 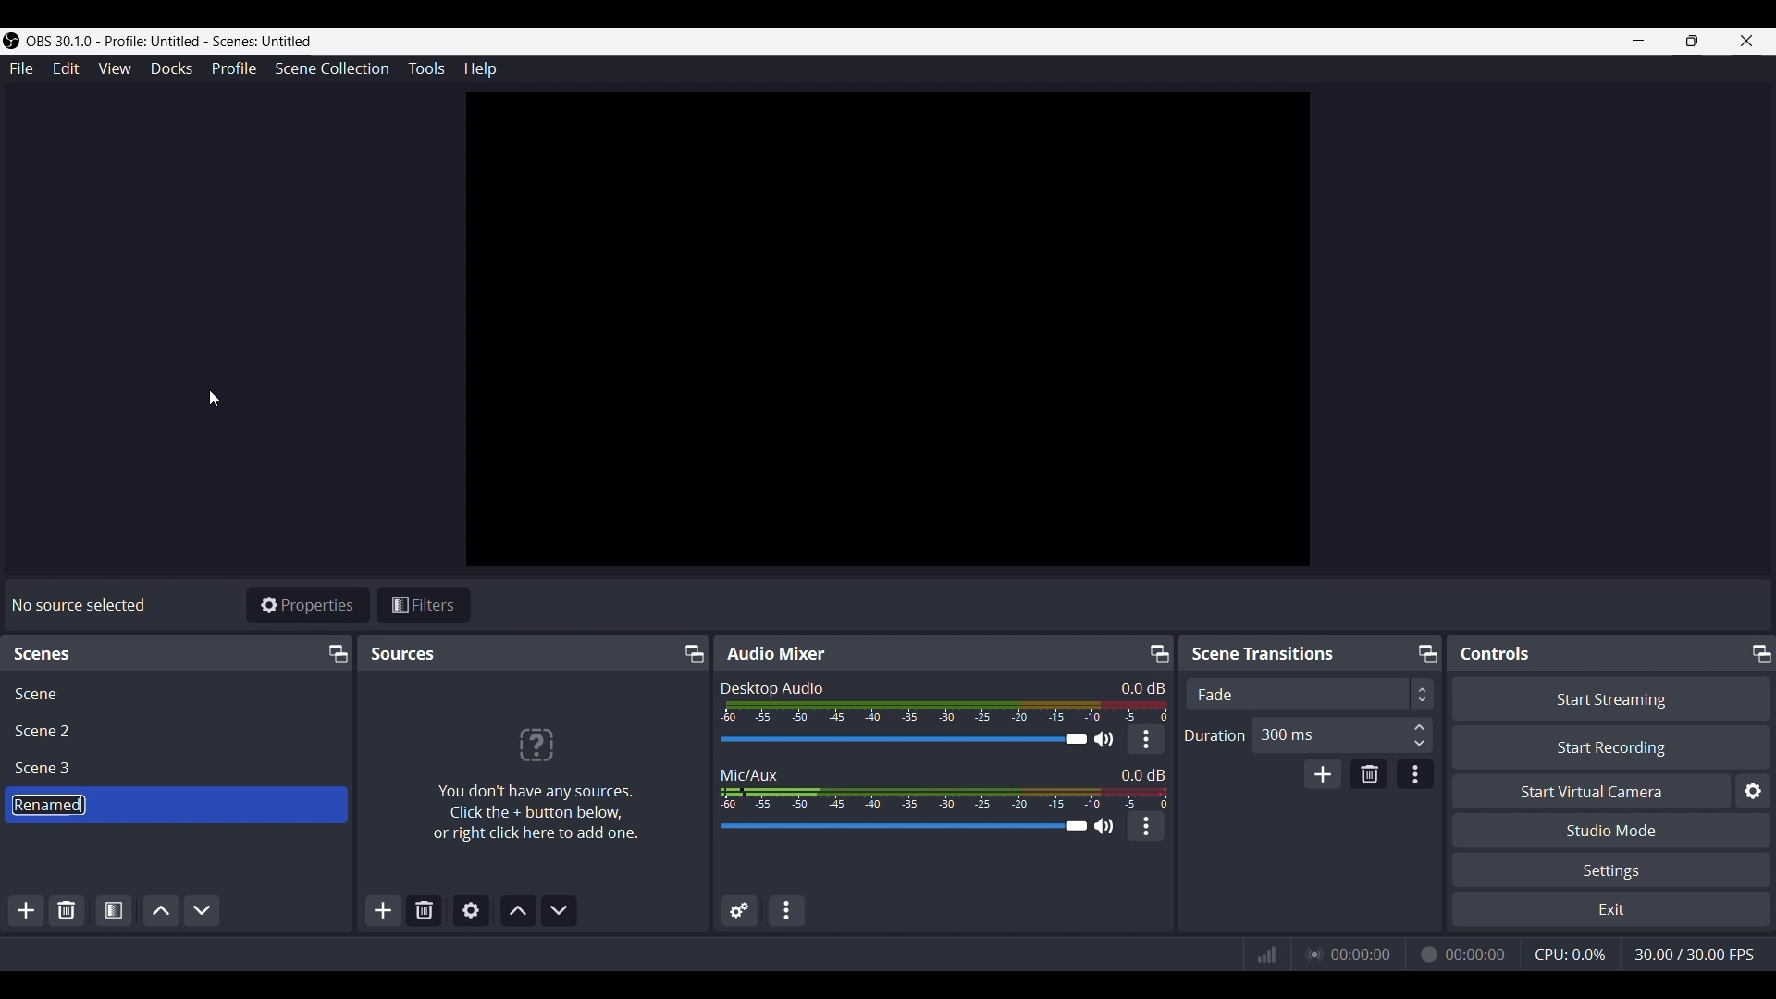 What do you see at coordinates (1266, 955) in the screenshot?
I see `Connection Status Indicator` at bounding box center [1266, 955].